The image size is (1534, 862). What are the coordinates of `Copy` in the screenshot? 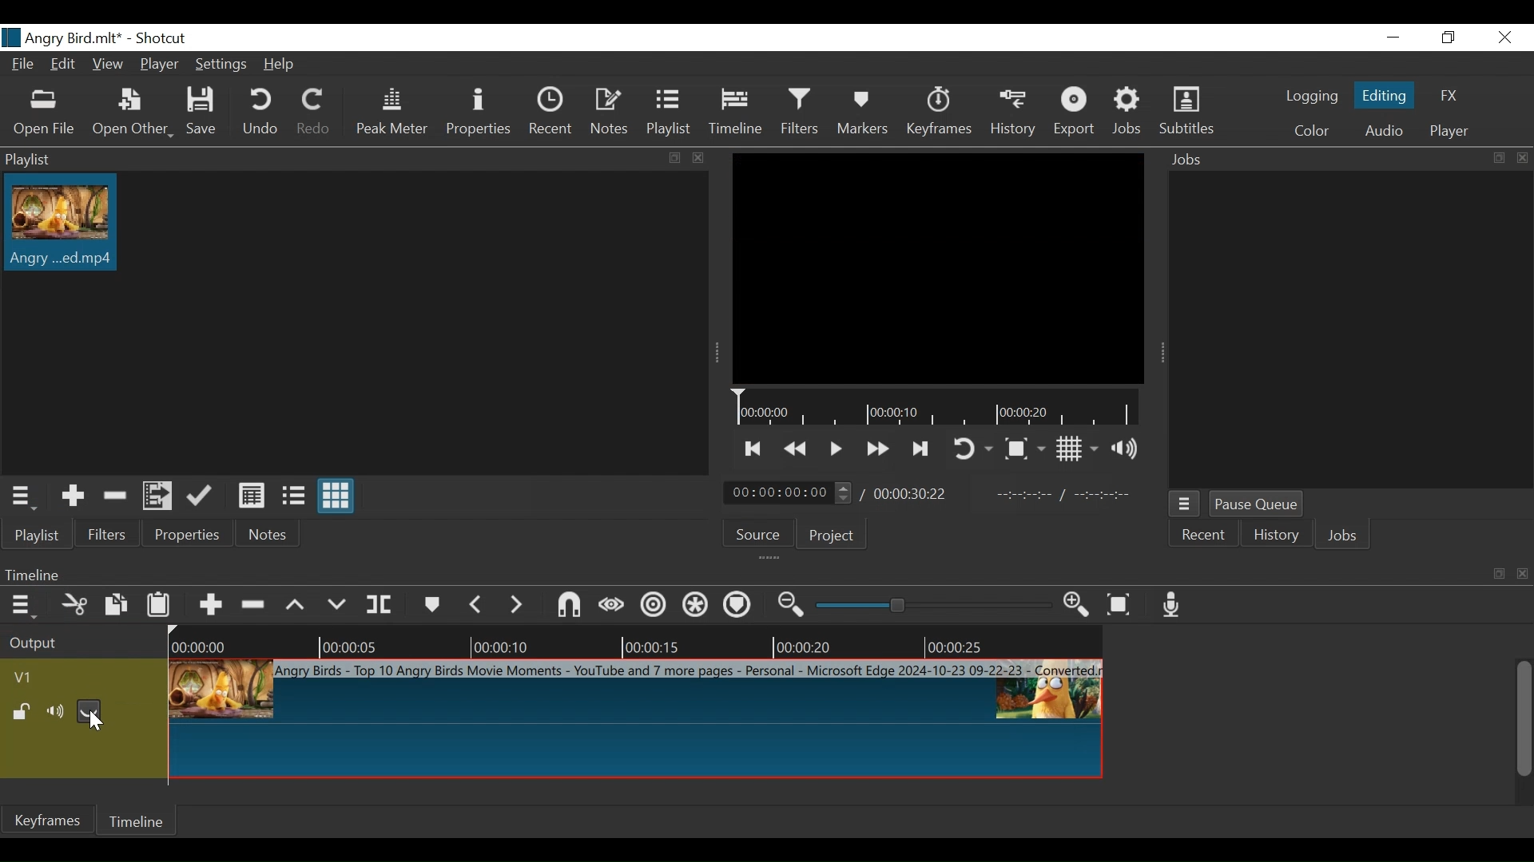 It's located at (116, 605).